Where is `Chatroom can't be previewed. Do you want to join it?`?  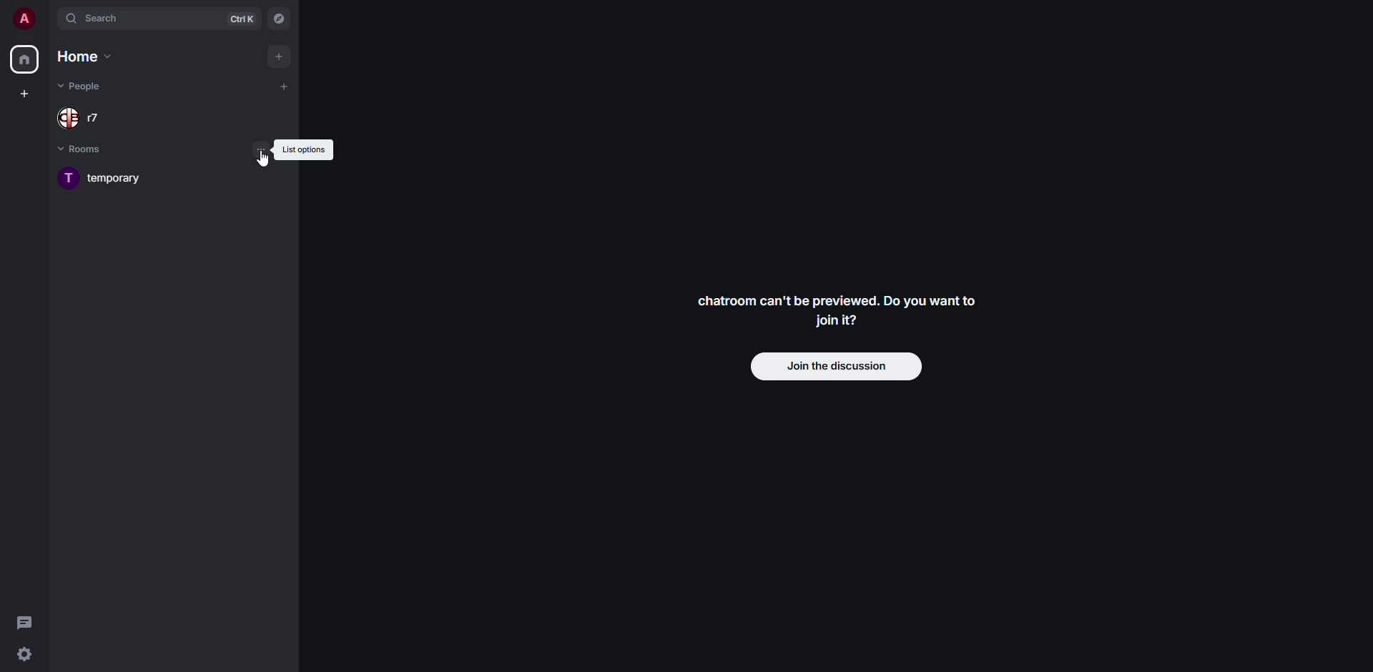 Chatroom can't be previewed. Do you want to join it? is located at coordinates (837, 312).